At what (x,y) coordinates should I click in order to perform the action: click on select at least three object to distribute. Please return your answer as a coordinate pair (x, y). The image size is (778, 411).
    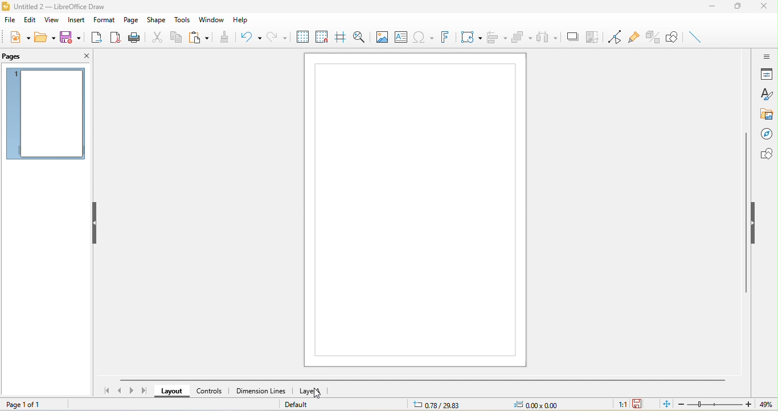
    Looking at the image, I should click on (547, 35).